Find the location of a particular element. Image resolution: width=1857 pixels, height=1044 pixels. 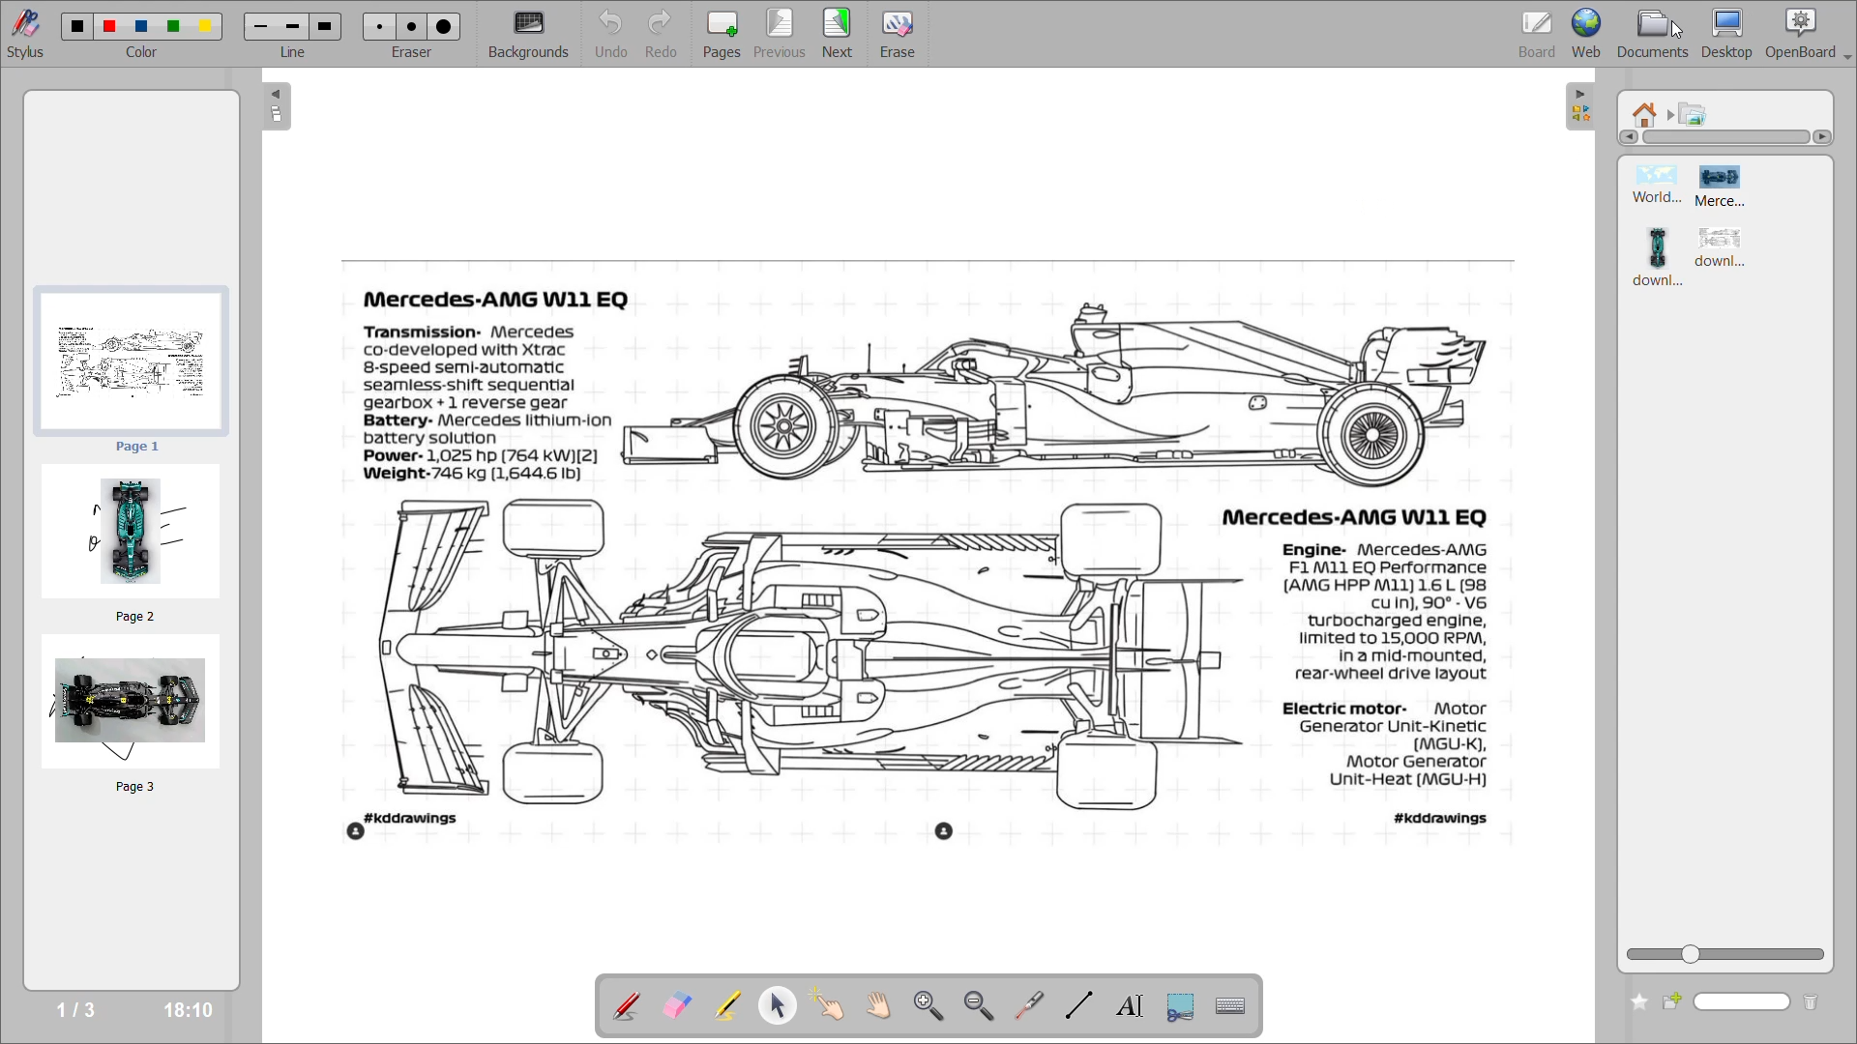

mercedes image is located at coordinates (1722, 187).